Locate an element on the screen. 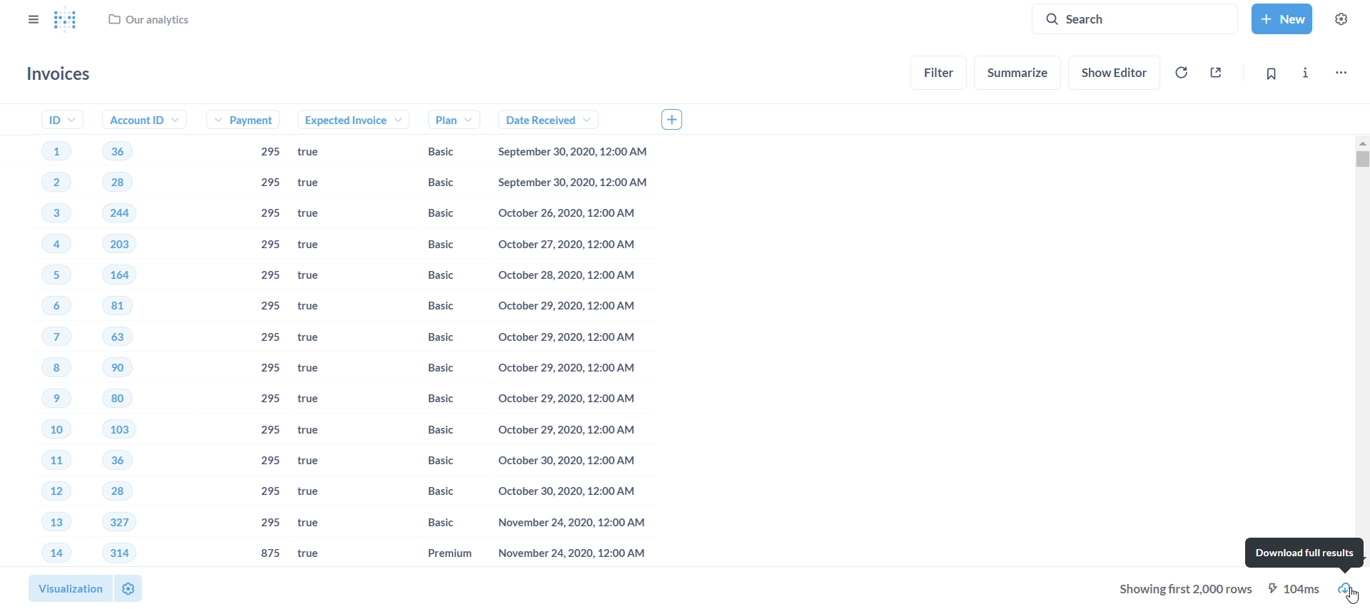 The image size is (1370, 609). 875 is located at coordinates (270, 553).